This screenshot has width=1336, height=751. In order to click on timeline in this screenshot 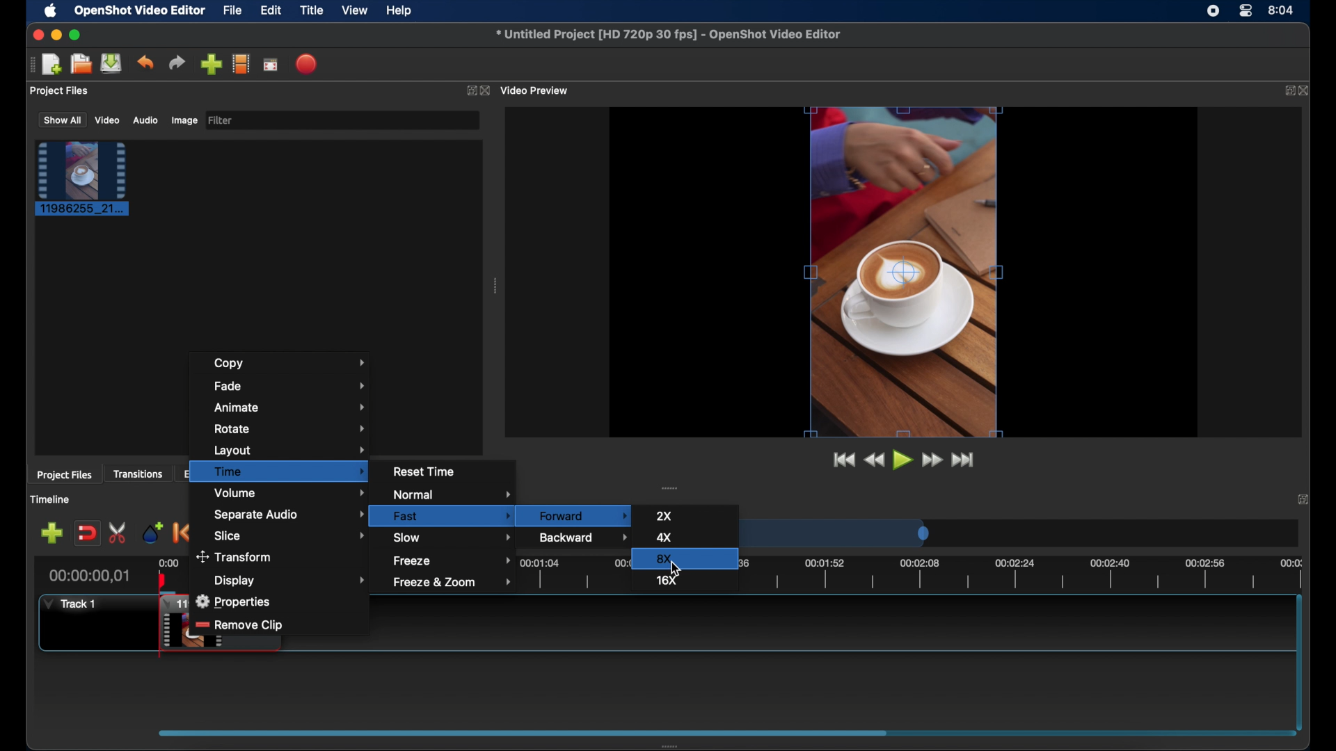, I will do `click(51, 499)`.